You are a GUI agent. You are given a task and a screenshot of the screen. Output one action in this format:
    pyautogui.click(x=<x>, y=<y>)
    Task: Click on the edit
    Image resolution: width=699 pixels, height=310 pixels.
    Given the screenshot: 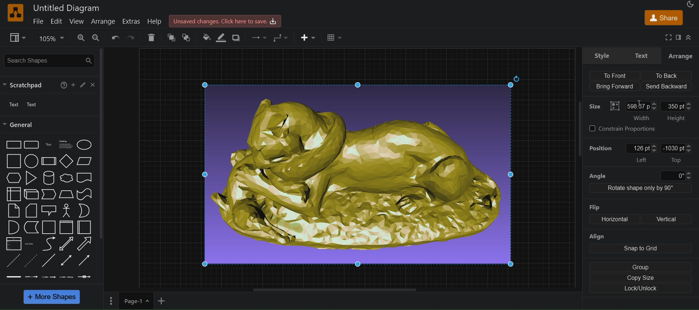 What is the action you would take?
    pyautogui.click(x=82, y=84)
    